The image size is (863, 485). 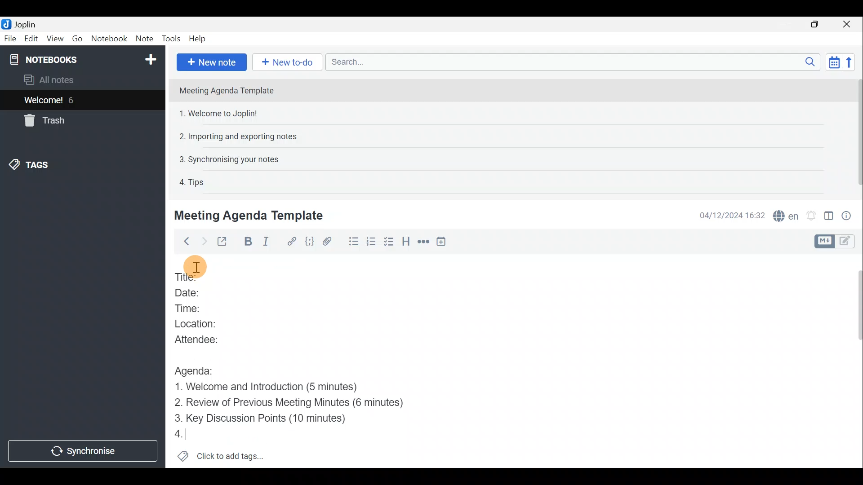 What do you see at coordinates (847, 242) in the screenshot?
I see `Toggle editors` at bounding box center [847, 242].